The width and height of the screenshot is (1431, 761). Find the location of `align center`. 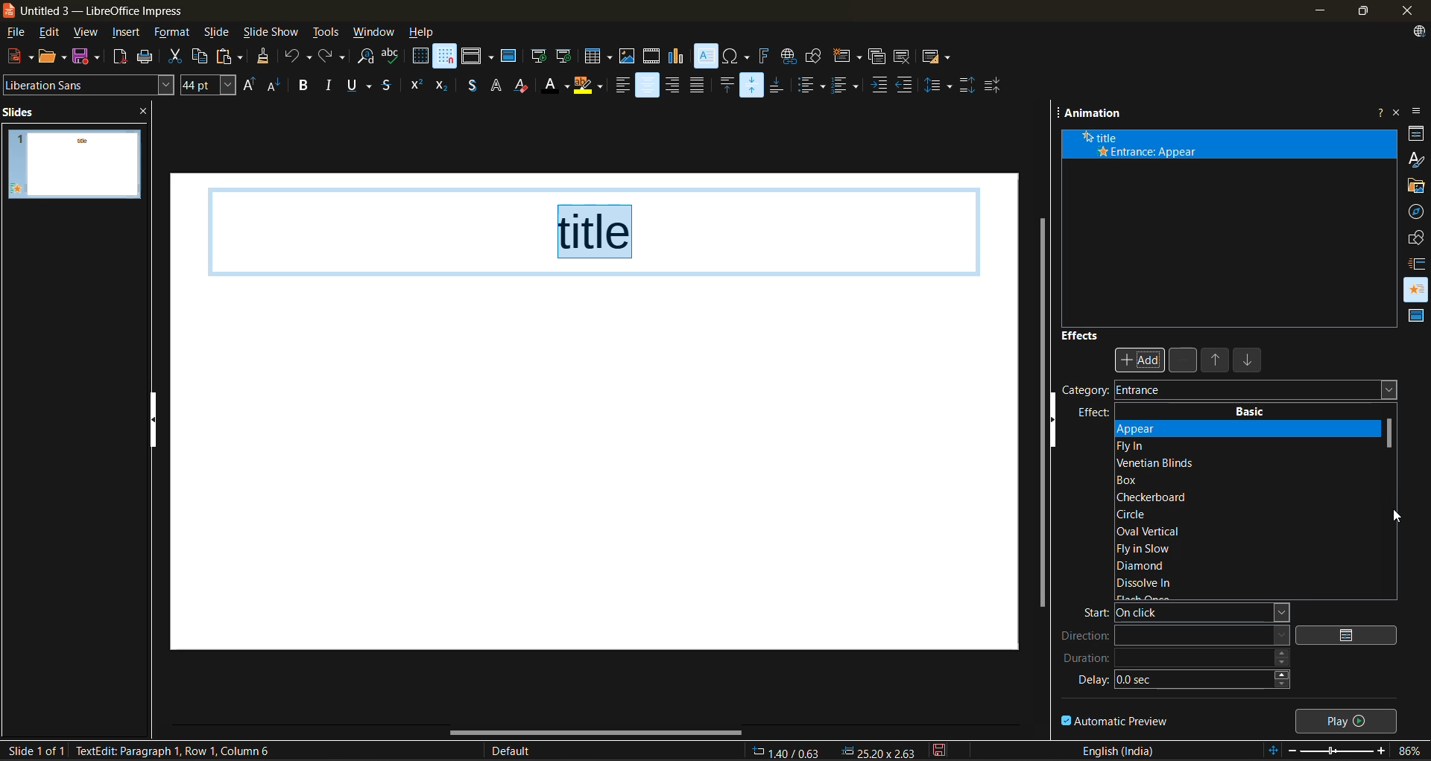

align center is located at coordinates (648, 86).